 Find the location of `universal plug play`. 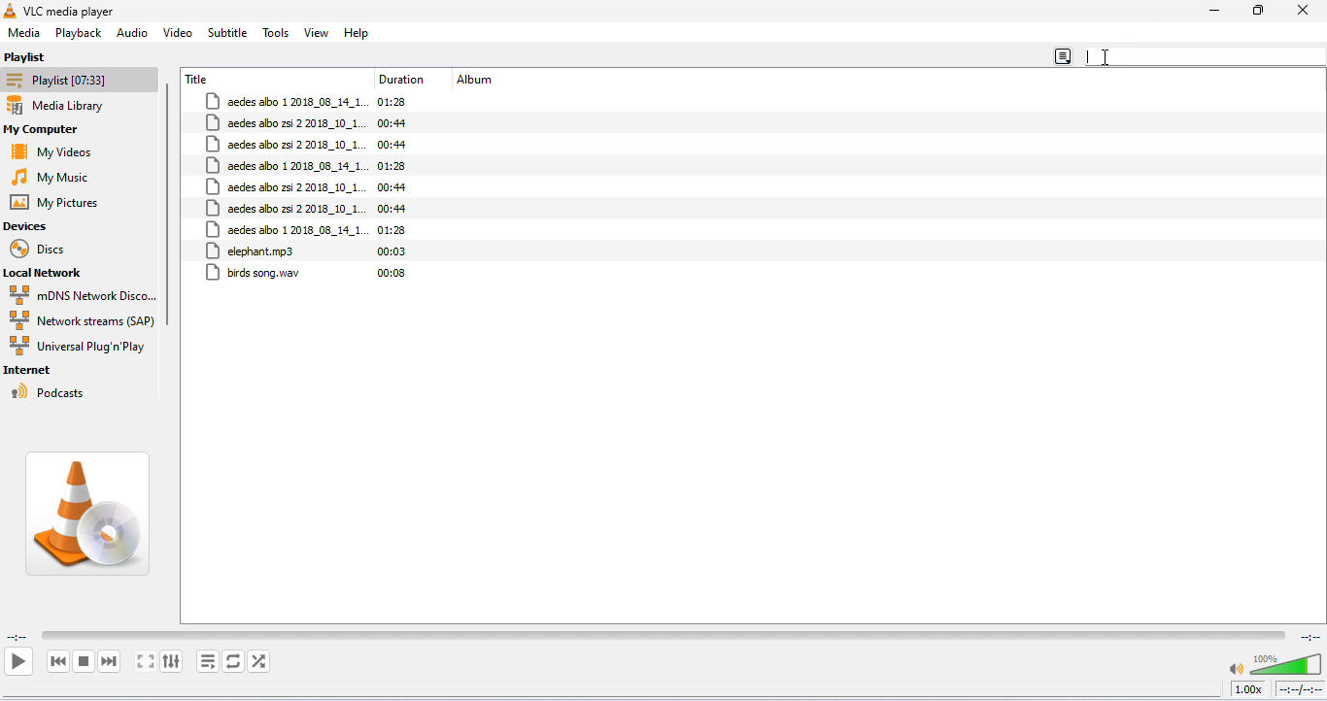

universal plug play is located at coordinates (79, 348).